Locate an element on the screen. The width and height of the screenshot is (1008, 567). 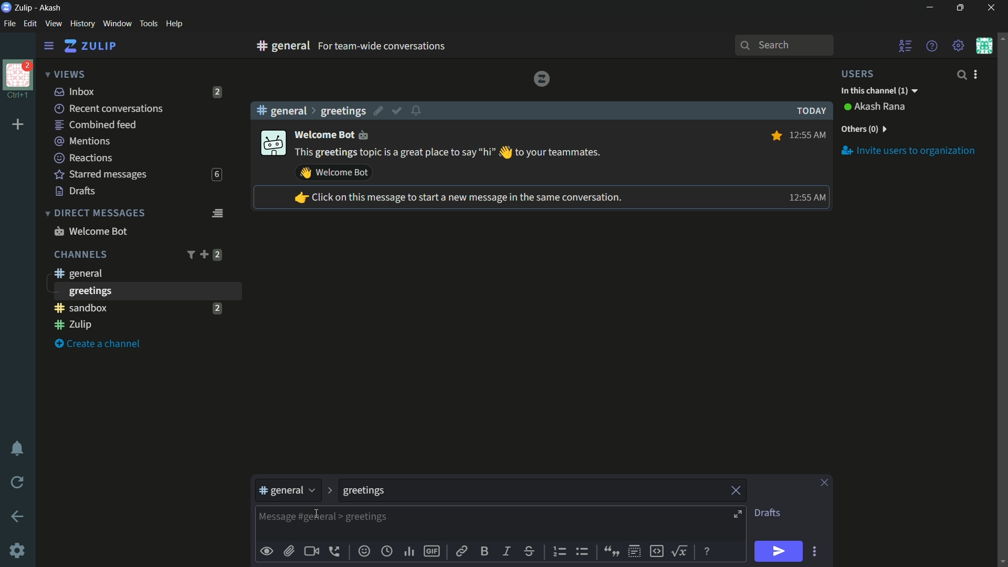
settings is located at coordinates (49, 46).